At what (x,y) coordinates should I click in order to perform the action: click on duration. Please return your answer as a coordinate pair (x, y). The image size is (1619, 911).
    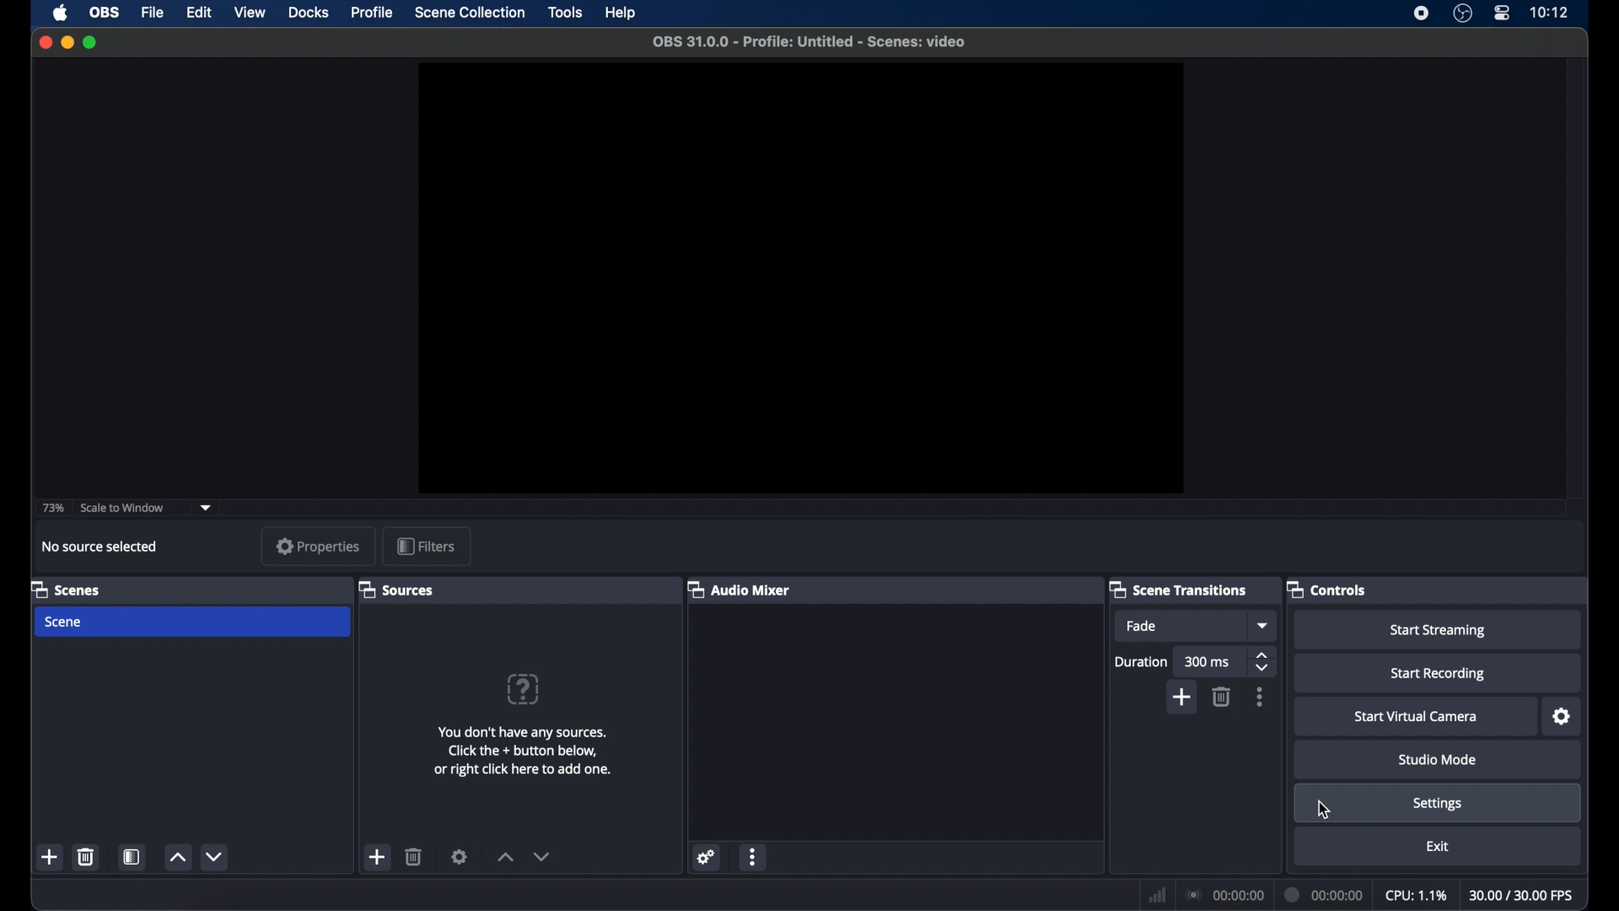
    Looking at the image, I should click on (1325, 893).